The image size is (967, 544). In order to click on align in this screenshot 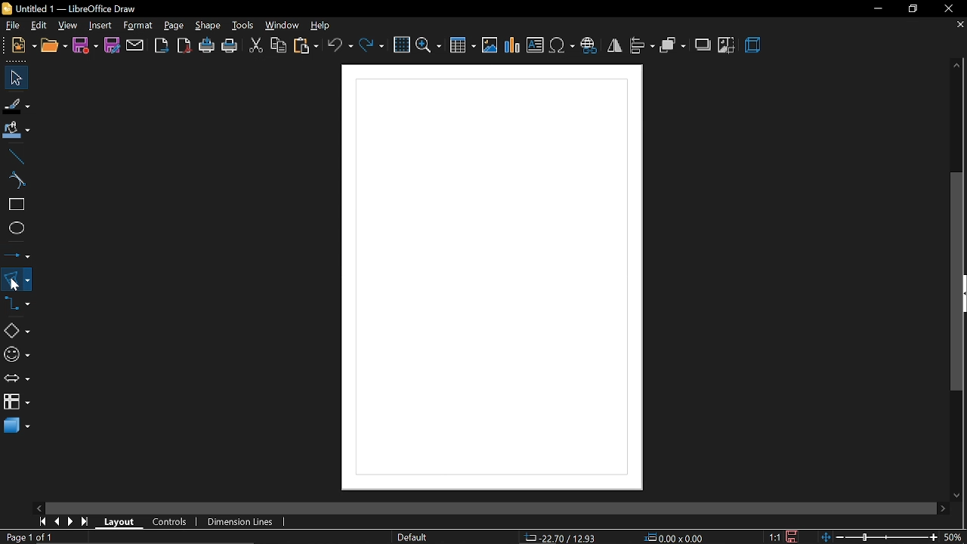, I will do `click(641, 45)`.